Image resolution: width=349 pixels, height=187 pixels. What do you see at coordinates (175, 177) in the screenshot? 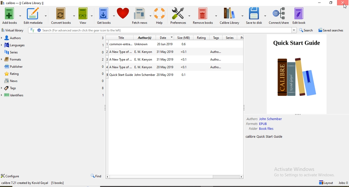
I see `Scroll Bar` at bounding box center [175, 177].